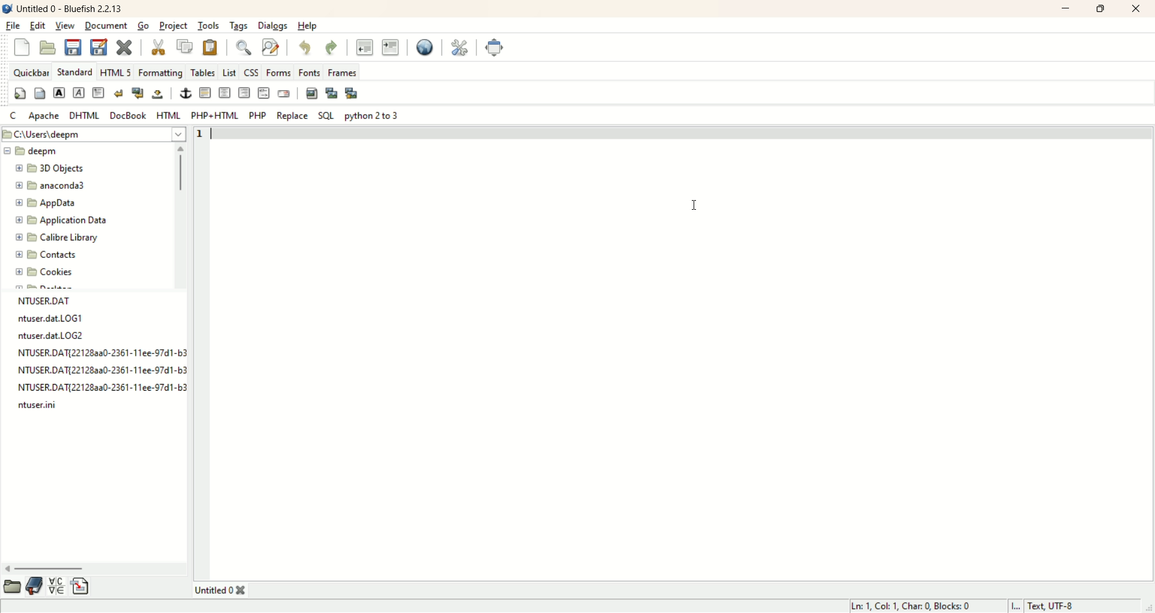  Describe the element at coordinates (35, 585) in the screenshot. I see `documentation` at that location.